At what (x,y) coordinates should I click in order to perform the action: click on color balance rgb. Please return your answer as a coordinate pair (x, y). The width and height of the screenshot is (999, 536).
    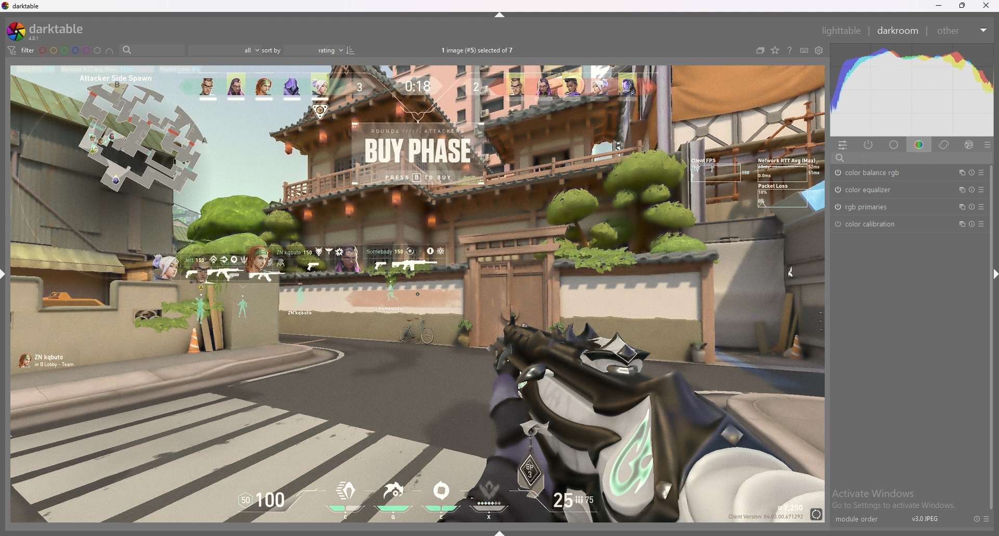
    Looking at the image, I should click on (879, 172).